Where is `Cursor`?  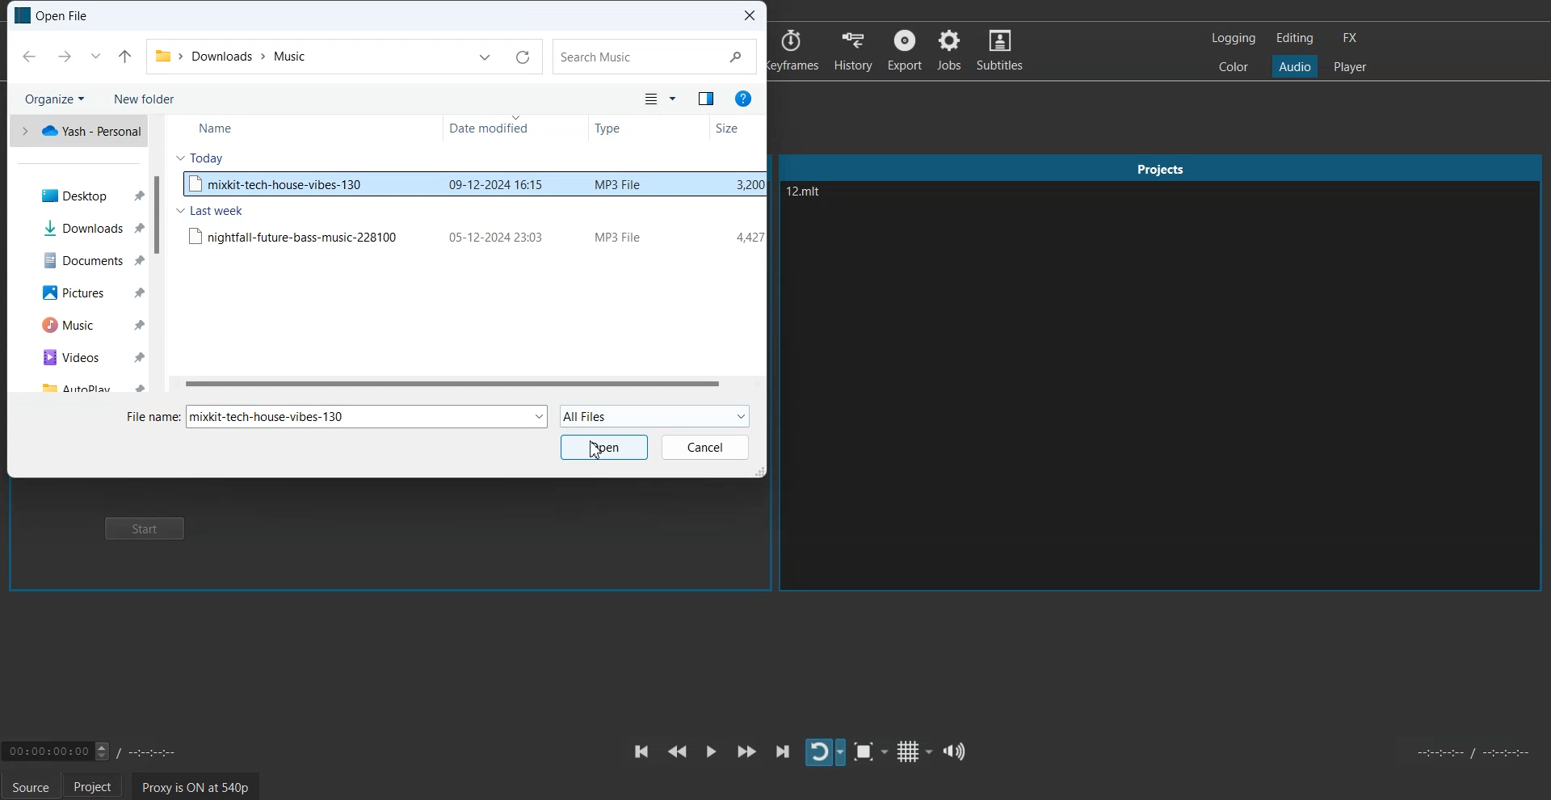
Cursor is located at coordinates (595, 448).